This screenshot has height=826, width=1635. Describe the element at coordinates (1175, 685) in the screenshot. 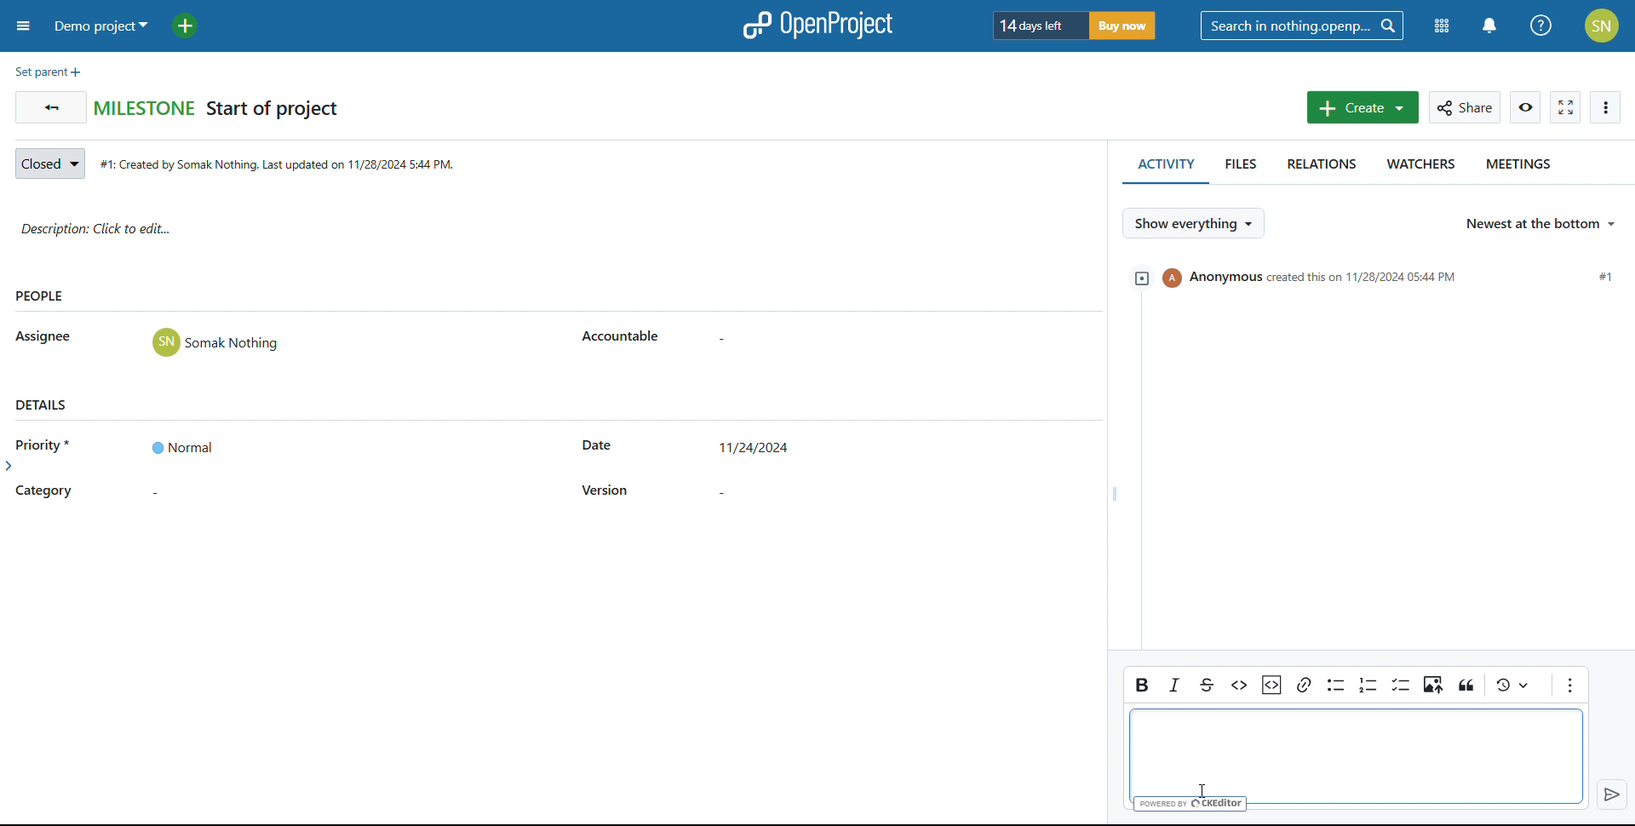

I see `italic` at that location.